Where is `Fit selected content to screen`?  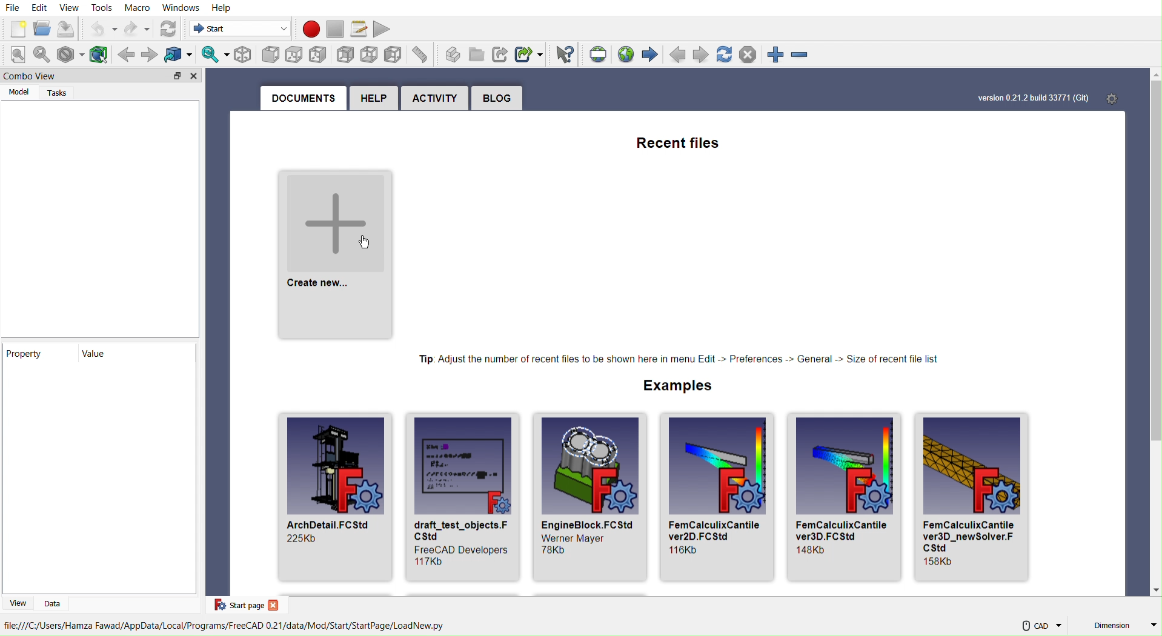 Fit selected content to screen is located at coordinates (44, 56).